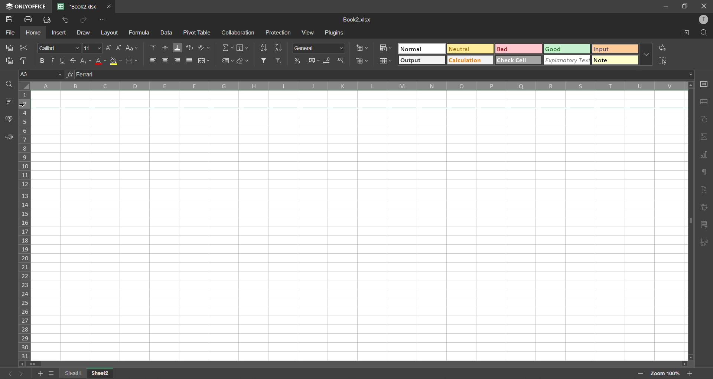 Image resolution: width=713 pixels, height=379 pixels. What do you see at coordinates (92, 49) in the screenshot?
I see `font size` at bounding box center [92, 49].